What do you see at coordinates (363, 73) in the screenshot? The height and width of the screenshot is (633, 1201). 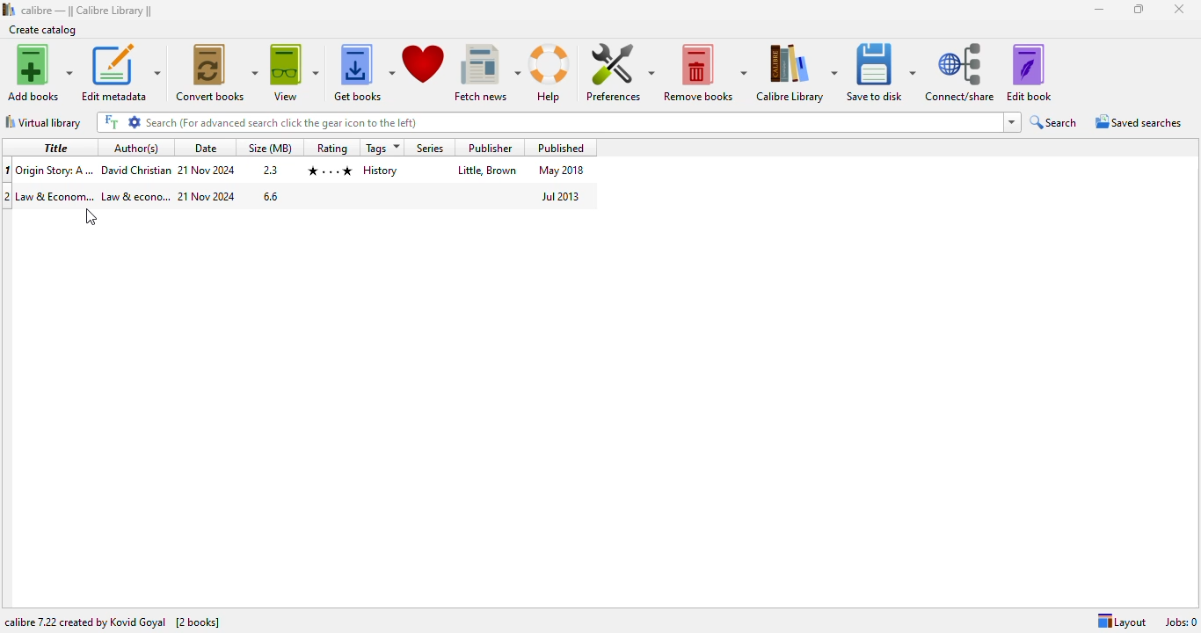 I see `get books` at bounding box center [363, 73].